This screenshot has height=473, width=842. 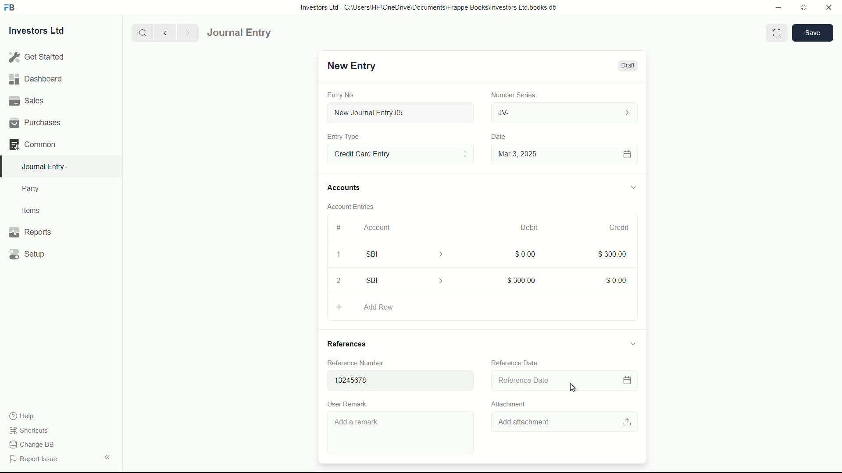 I want to click on Reference Date, so click(x=514, y=362).